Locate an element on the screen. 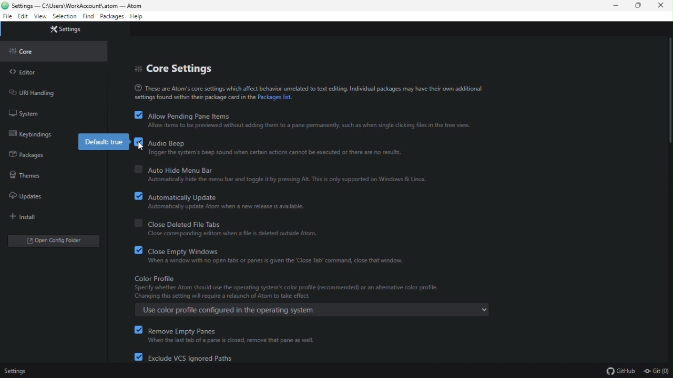 Image resolution: width=673 pixels, height=378 pixels. themes is located at coordinates (25, 175).